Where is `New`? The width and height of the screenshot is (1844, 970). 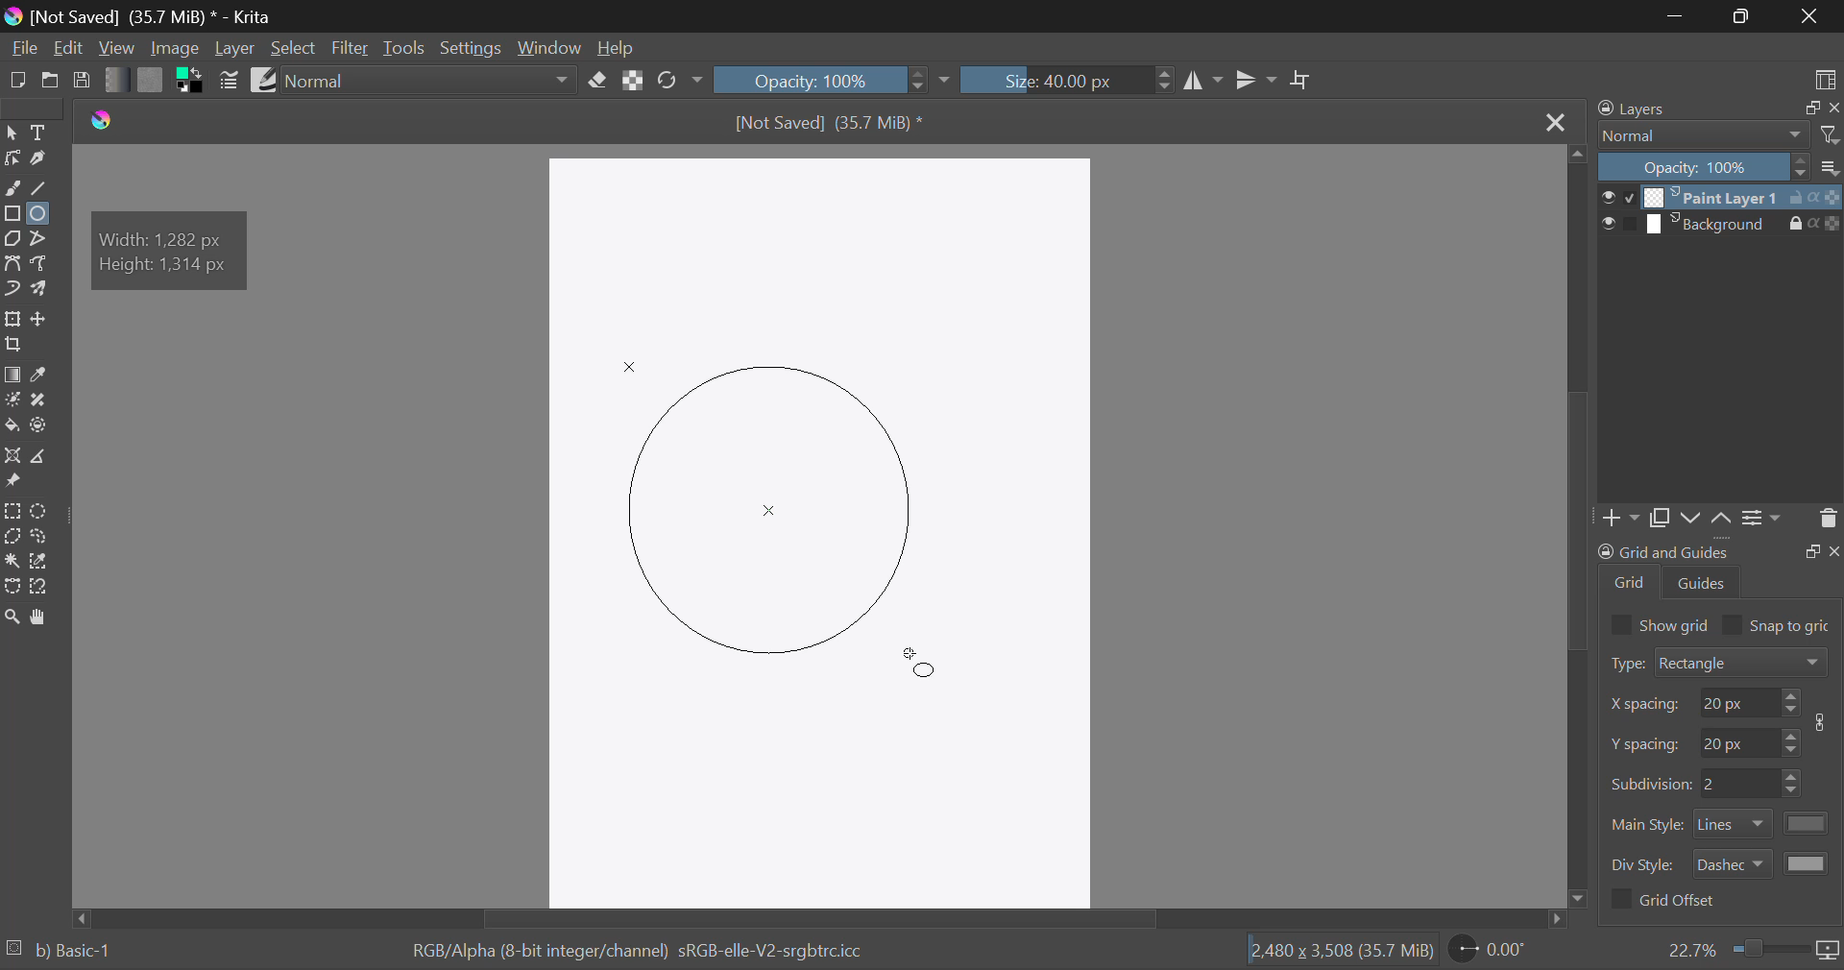
New is located at coordinates (17, 81).